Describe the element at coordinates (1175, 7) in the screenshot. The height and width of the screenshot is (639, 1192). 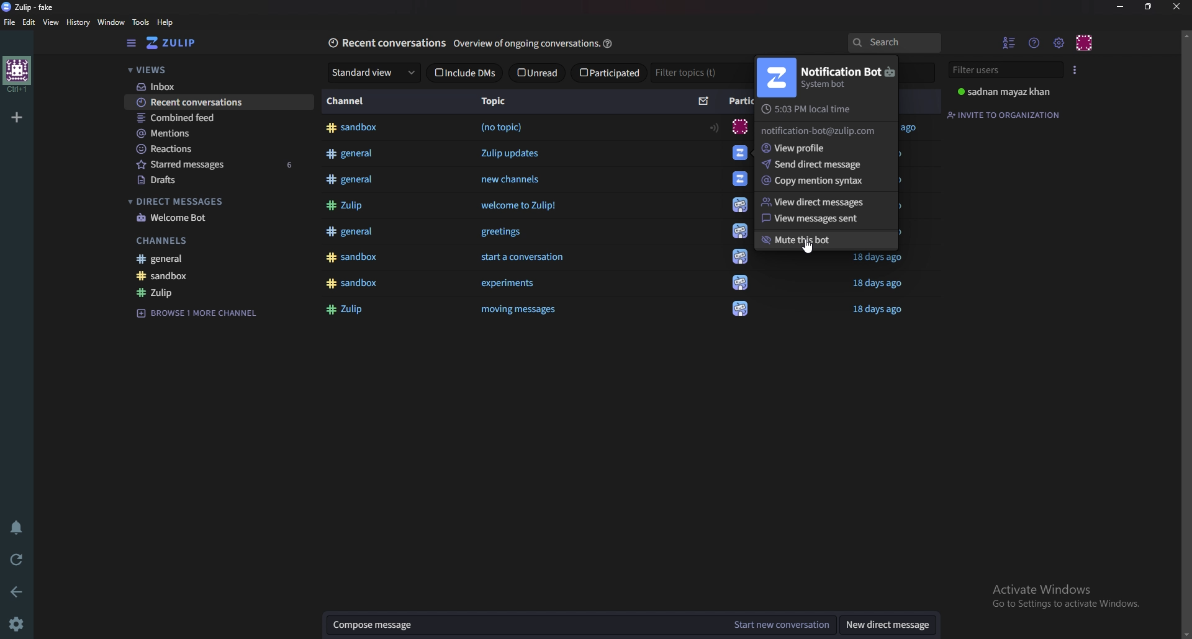
I see `close` at that location.